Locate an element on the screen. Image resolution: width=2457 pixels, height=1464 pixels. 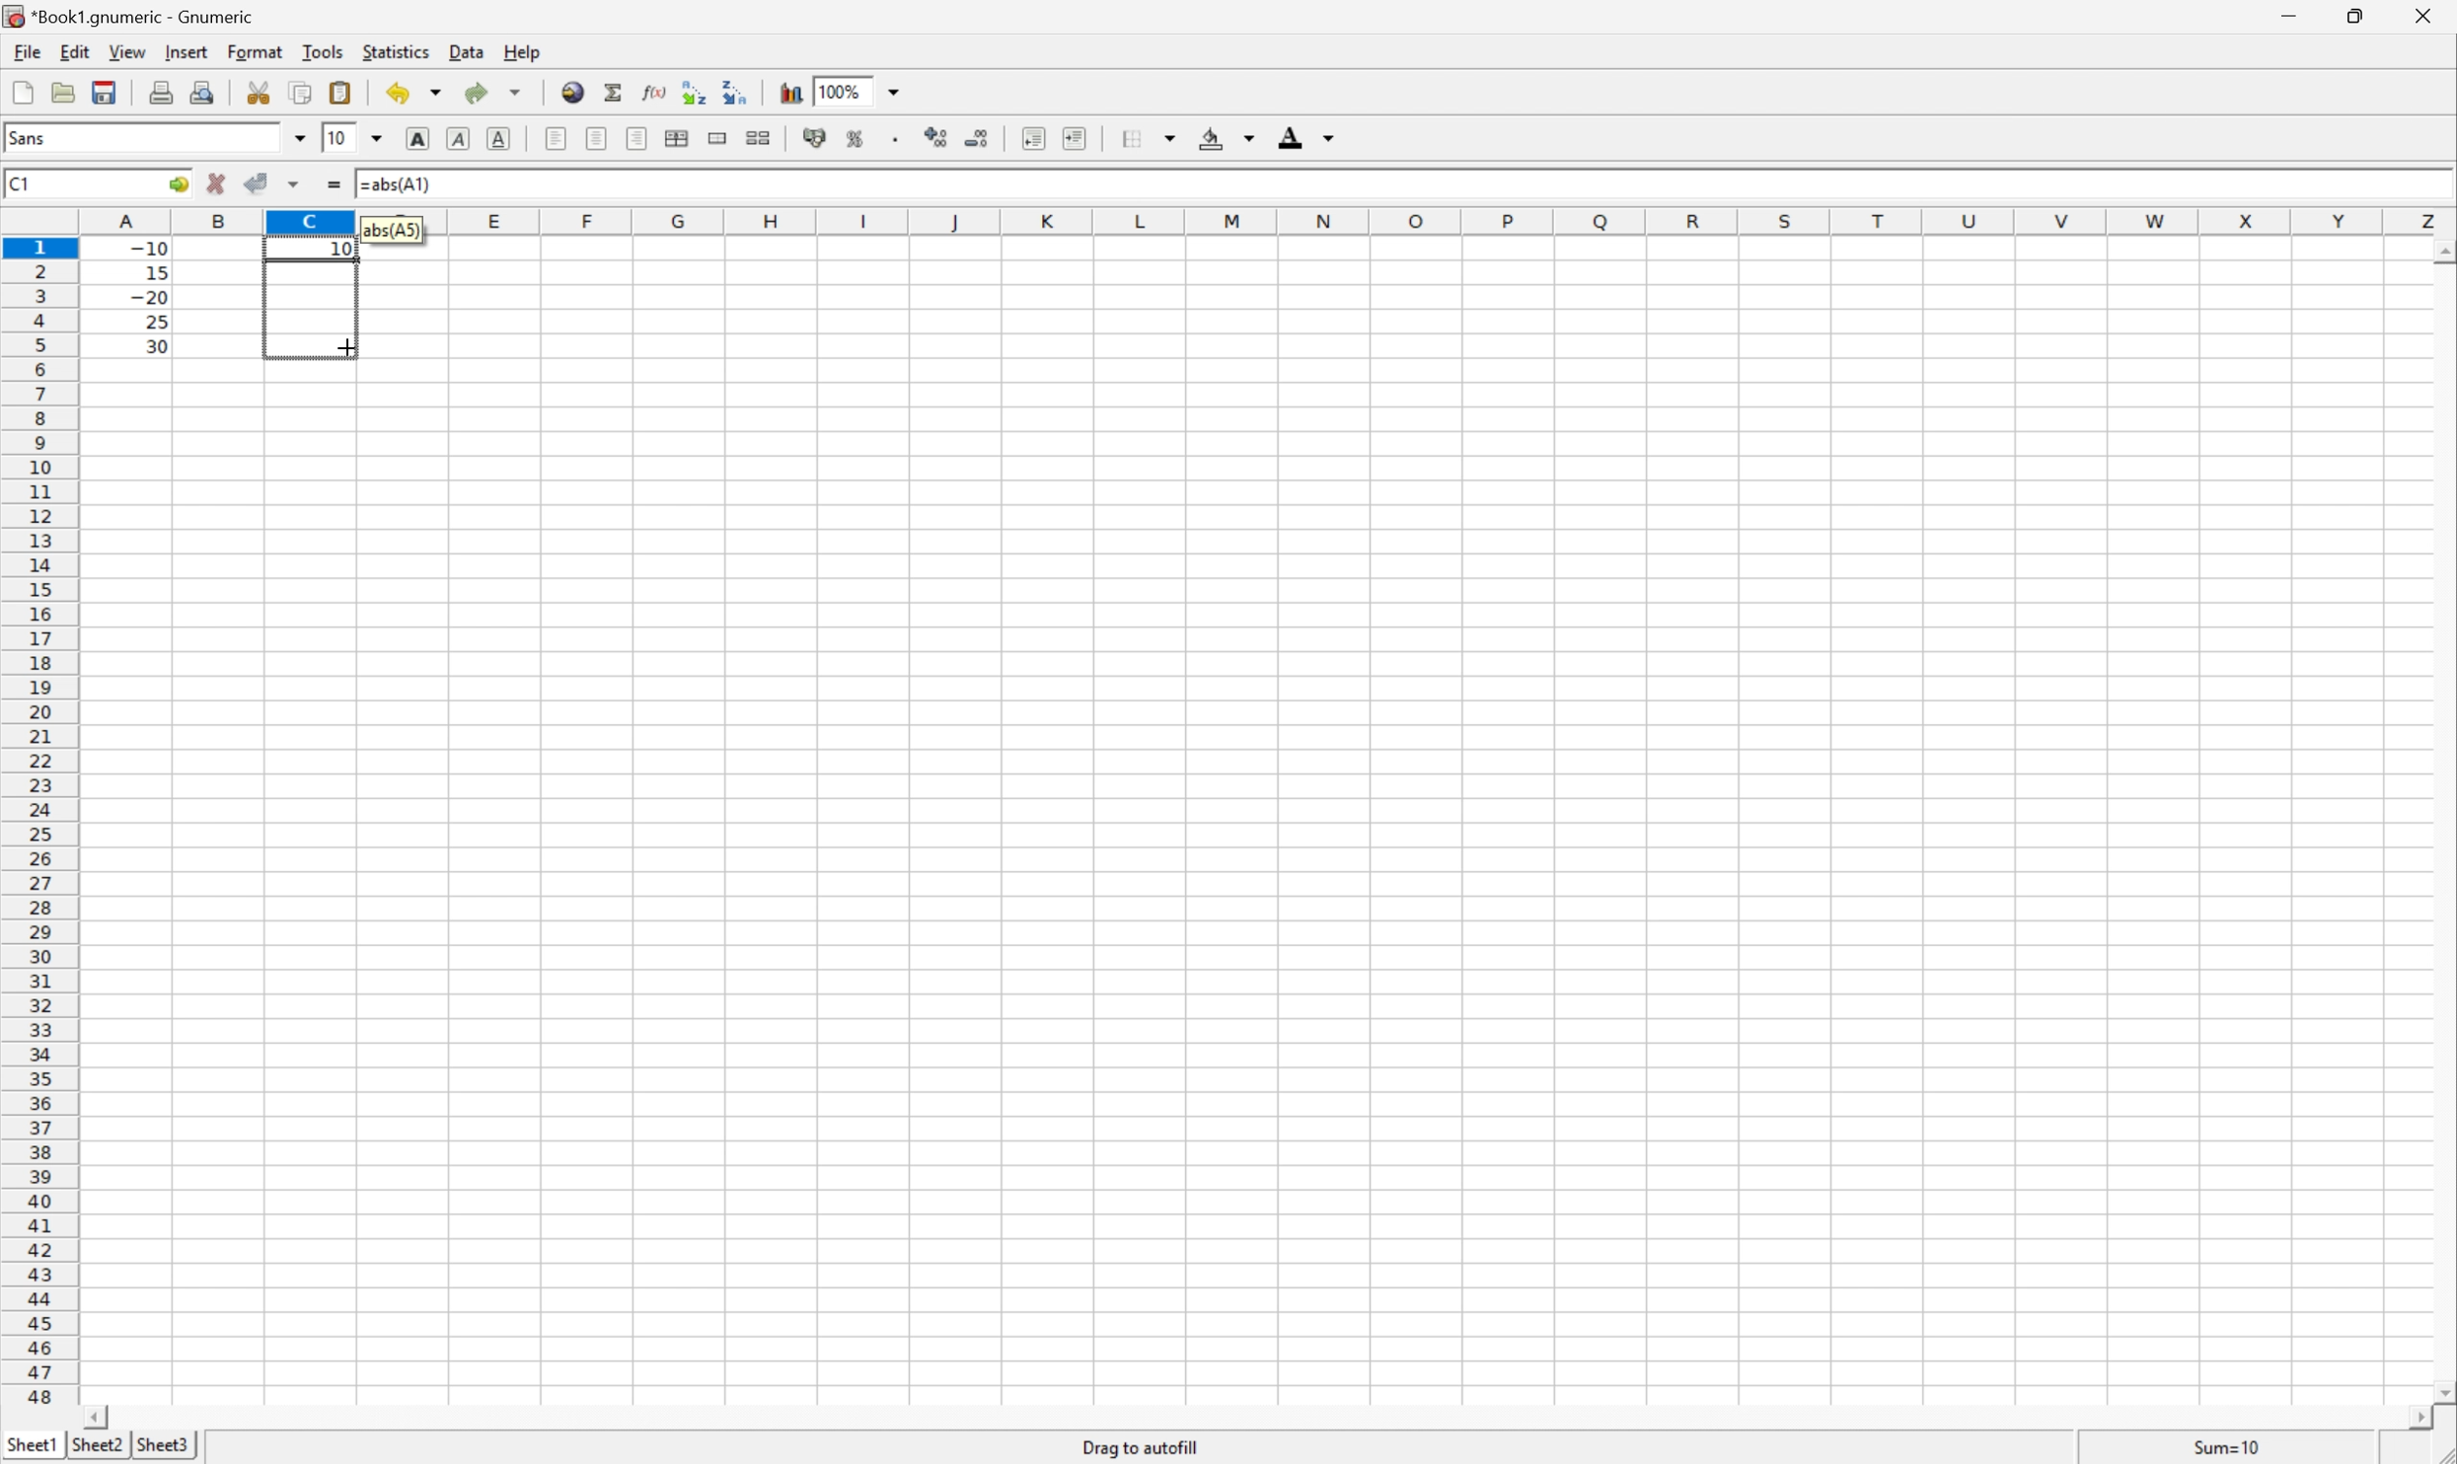
Scroll down is located at coordinates (2441, 1389).